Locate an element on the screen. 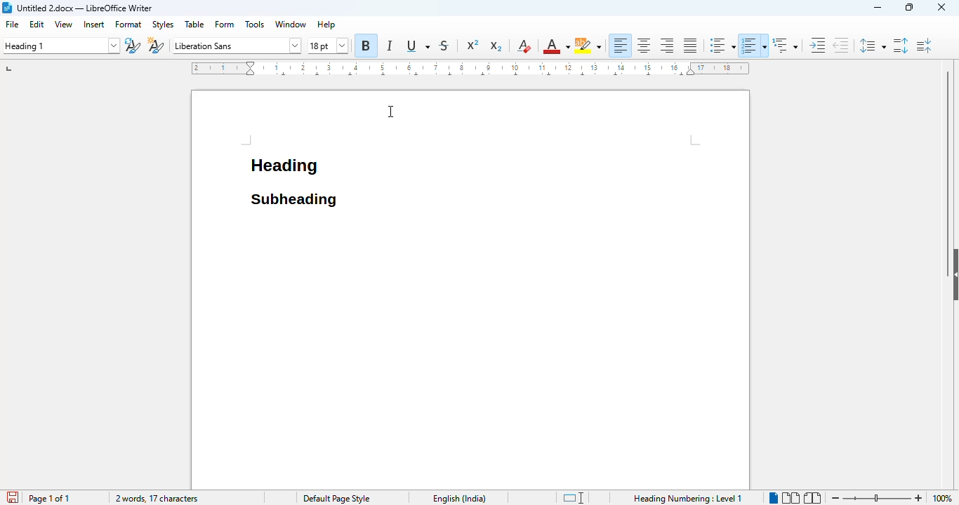  title is located at coordinates (85, 8).